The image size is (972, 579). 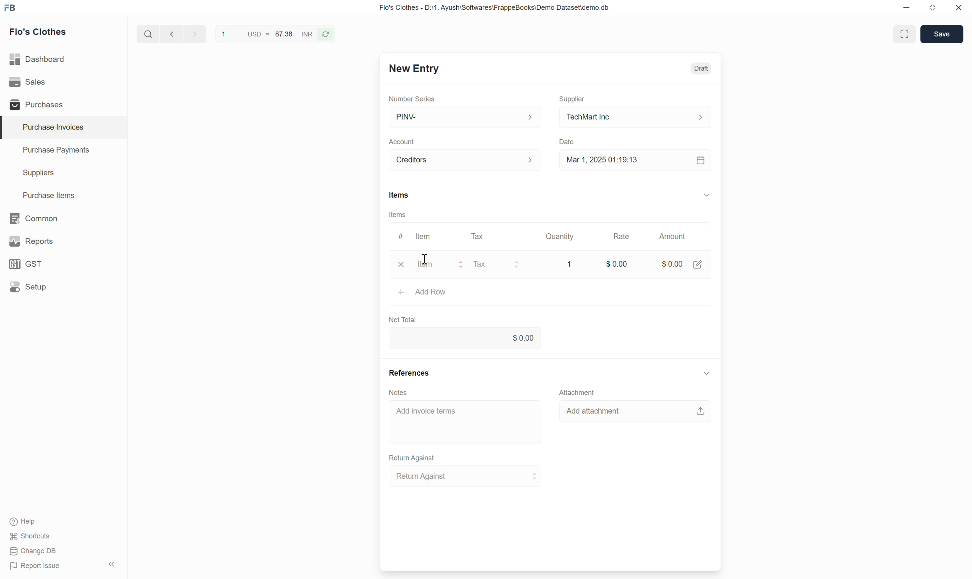 I want to click on expand, so click(x=707, y=375).